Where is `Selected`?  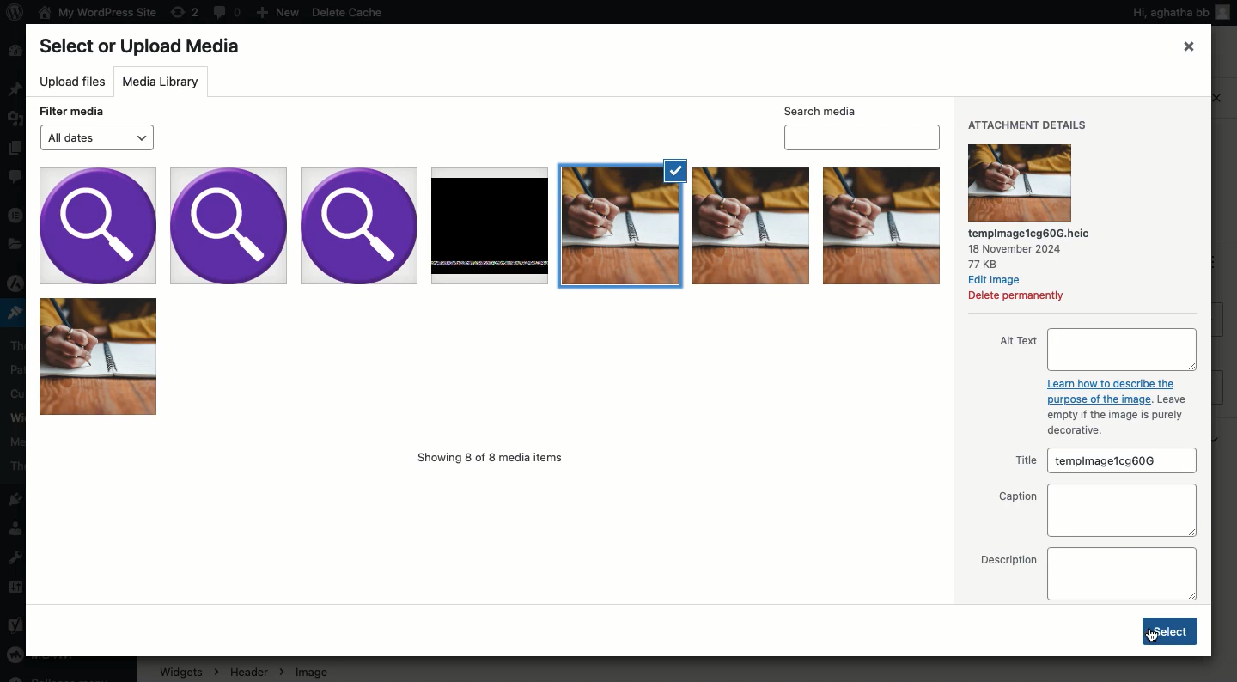 Selected is located at coordinates (673, 169).